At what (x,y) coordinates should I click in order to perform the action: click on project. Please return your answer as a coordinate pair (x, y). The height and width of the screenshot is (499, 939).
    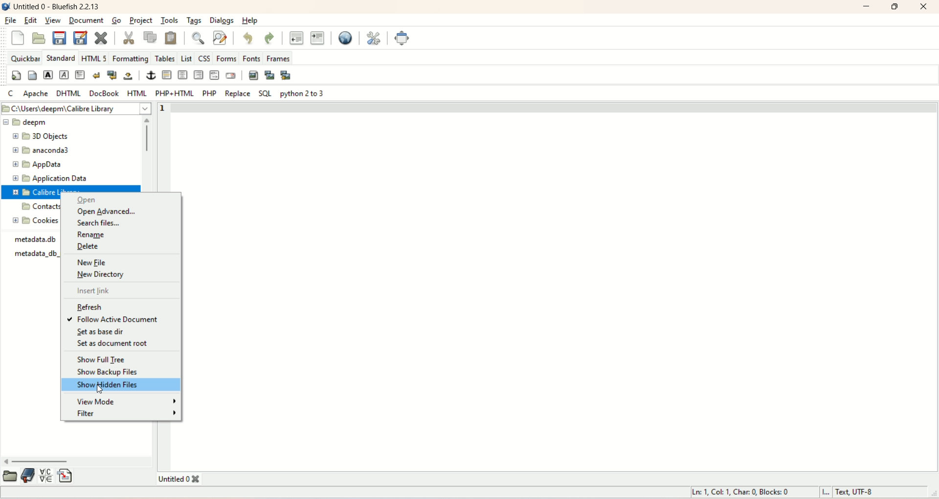
    Looking at the image, I should click on (142, 21).